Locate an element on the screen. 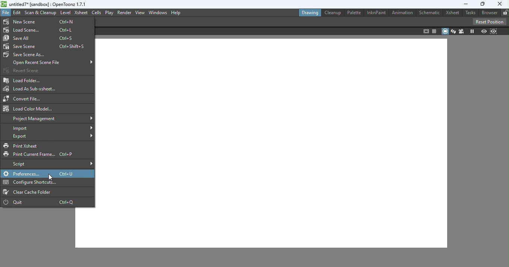 This screenshot has height=267, width=509. Camera view is located at coordinates (461, 31).